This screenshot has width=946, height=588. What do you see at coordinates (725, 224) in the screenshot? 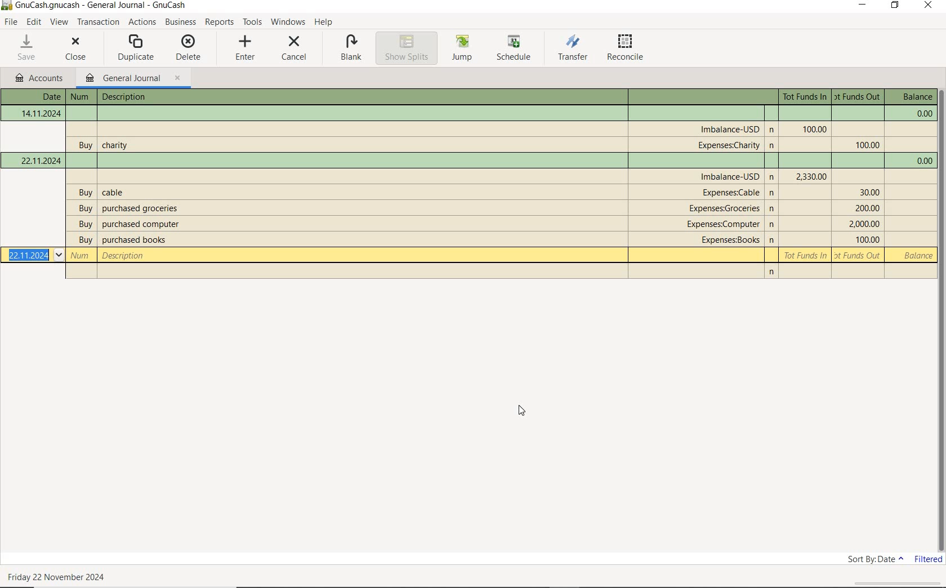
I see `account` at bounding box center [725, 224].